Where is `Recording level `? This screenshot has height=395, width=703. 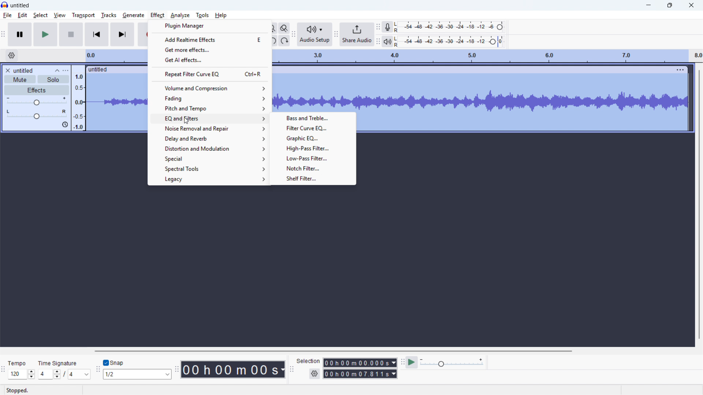 Recording level  is located at coordinates (449, 27).